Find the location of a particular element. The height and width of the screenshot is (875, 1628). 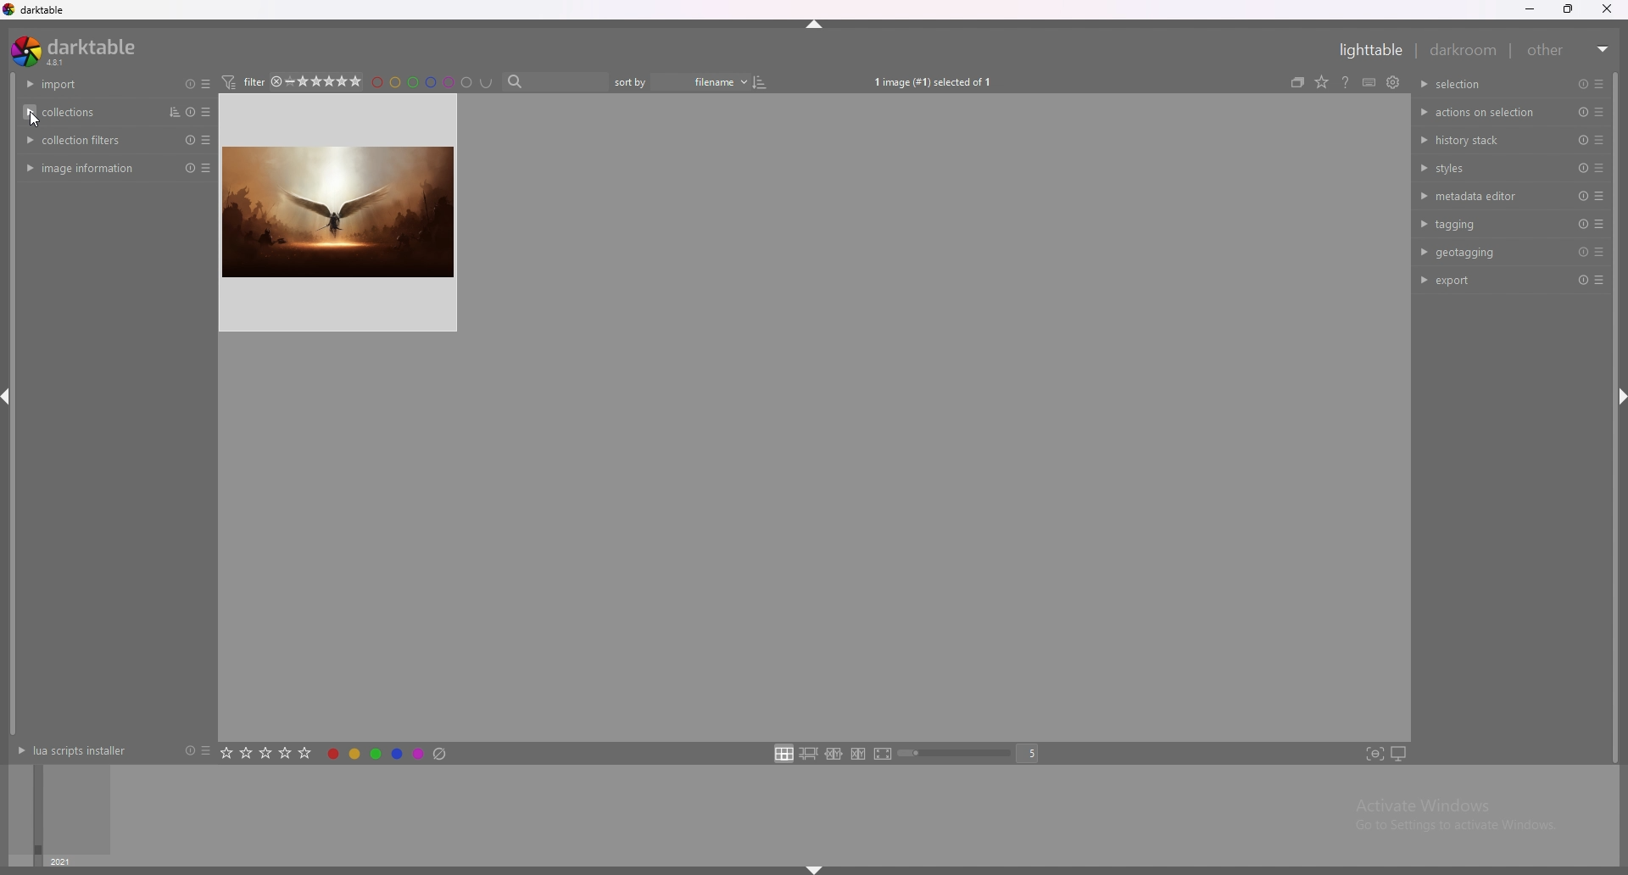

filter is located at coordinates (250, 81).